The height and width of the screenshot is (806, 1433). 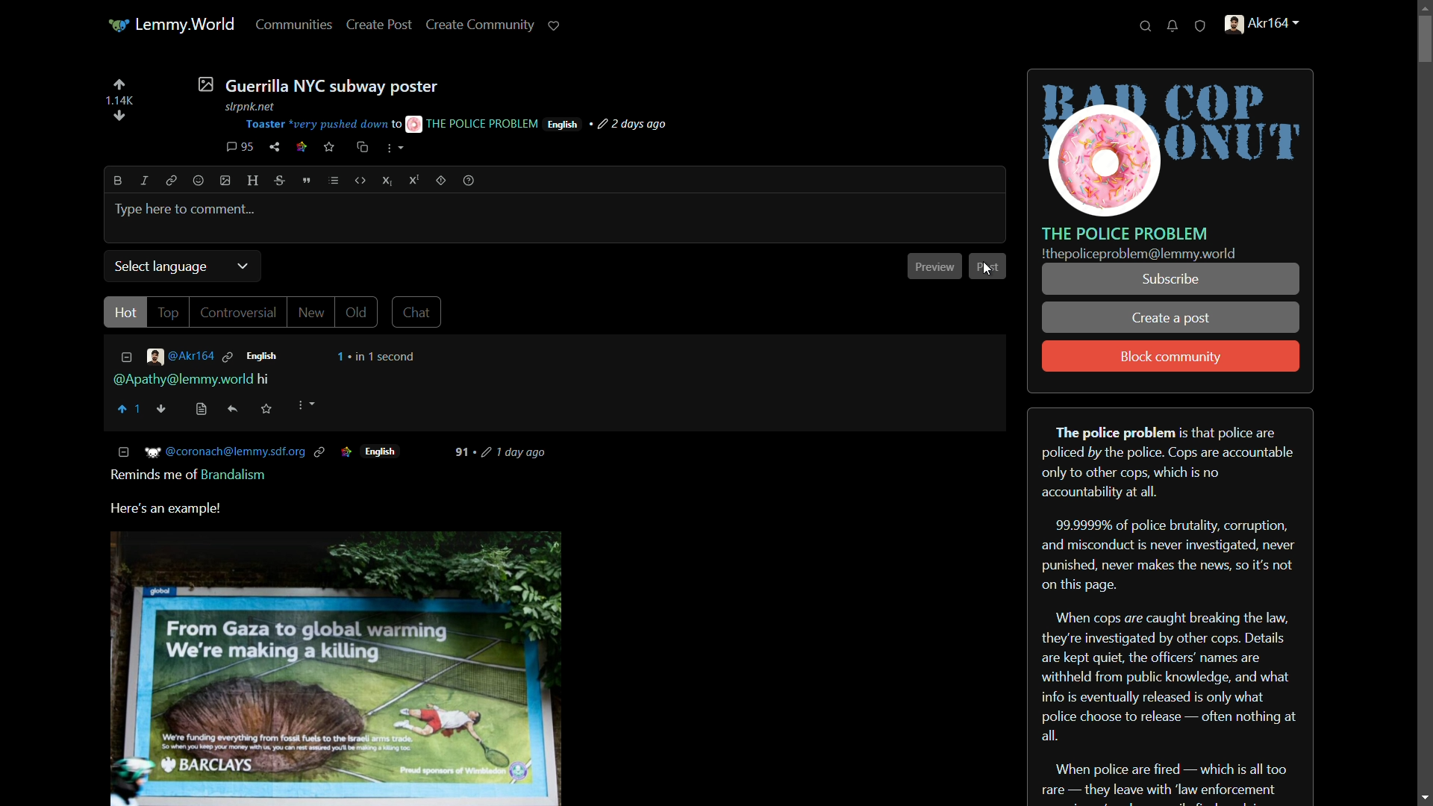 What do you see at coordinates (346, 450) in the screenshot?
I see `ICON` at bounding box center [346, 450].